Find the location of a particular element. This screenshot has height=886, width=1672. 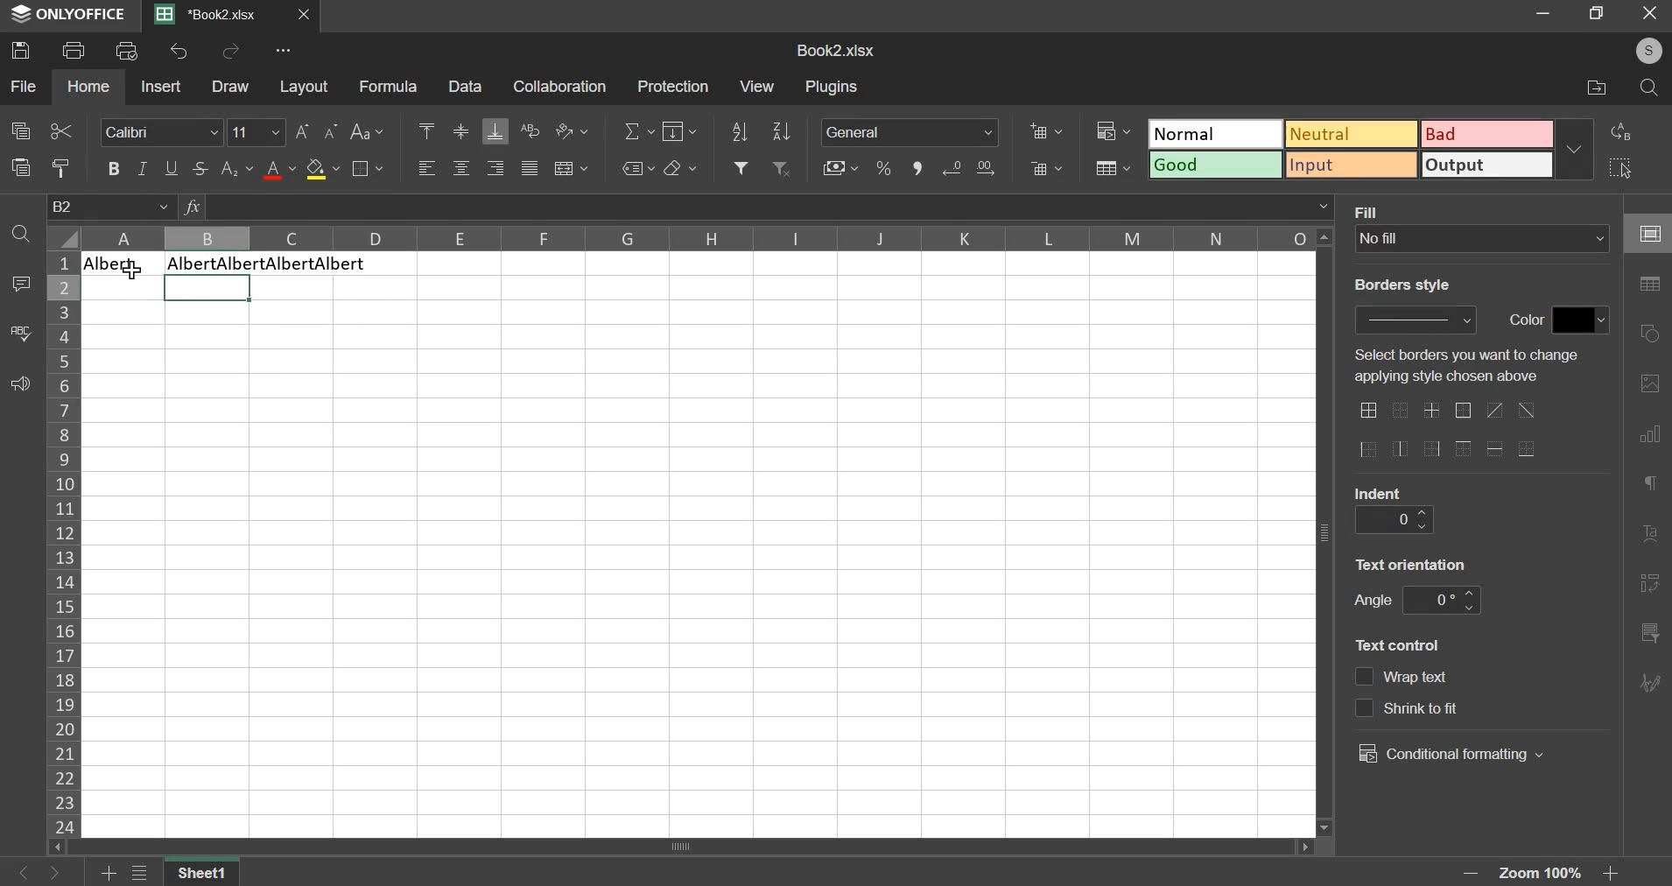

text art settings is located at coordinates (1654, 531).